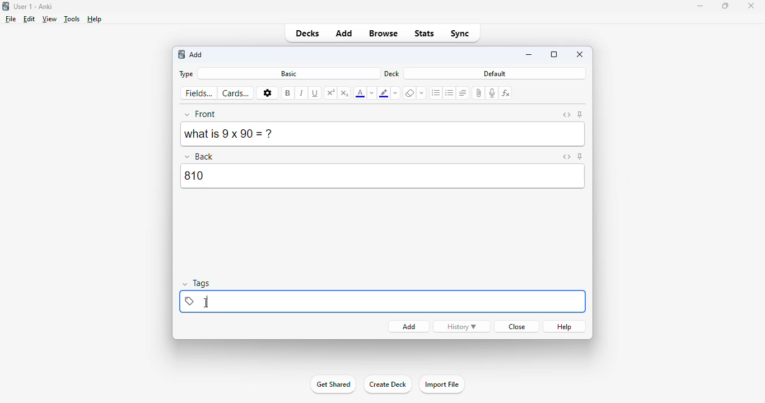 The height and width of the screenshot is (403, 765). I want to click on 810, so click(384, 176).